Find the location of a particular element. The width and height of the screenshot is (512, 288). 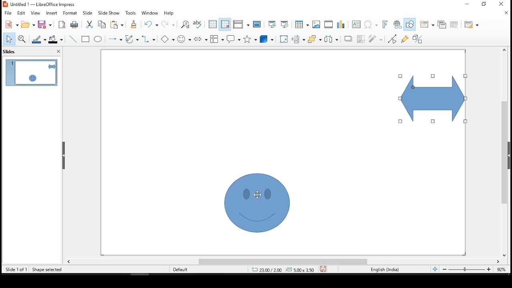

shape is located at coordinates (255, 202).